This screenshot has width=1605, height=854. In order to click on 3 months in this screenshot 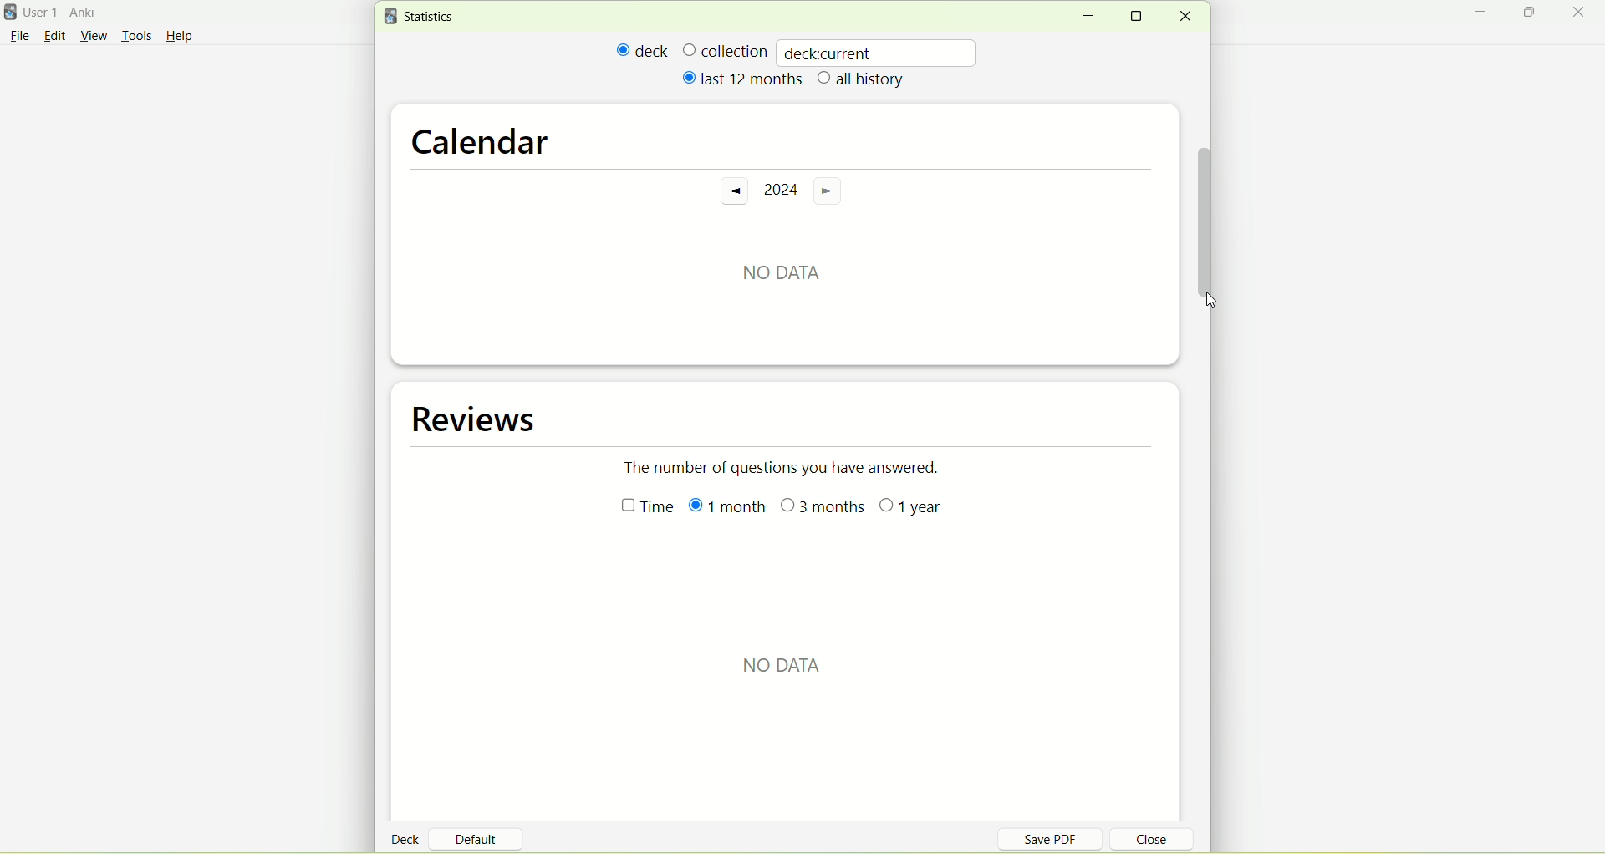, I will do `click(823, 509)`.